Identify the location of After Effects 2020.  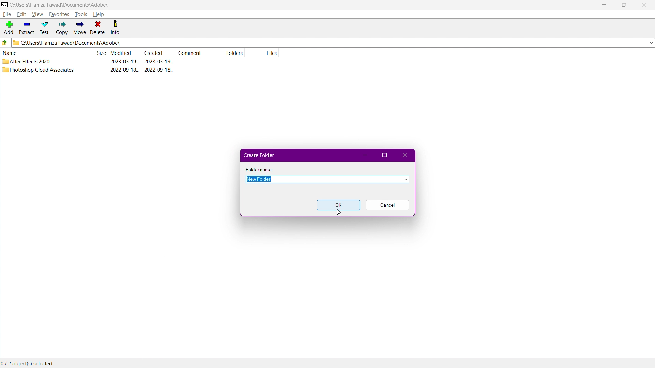
(32, 61).